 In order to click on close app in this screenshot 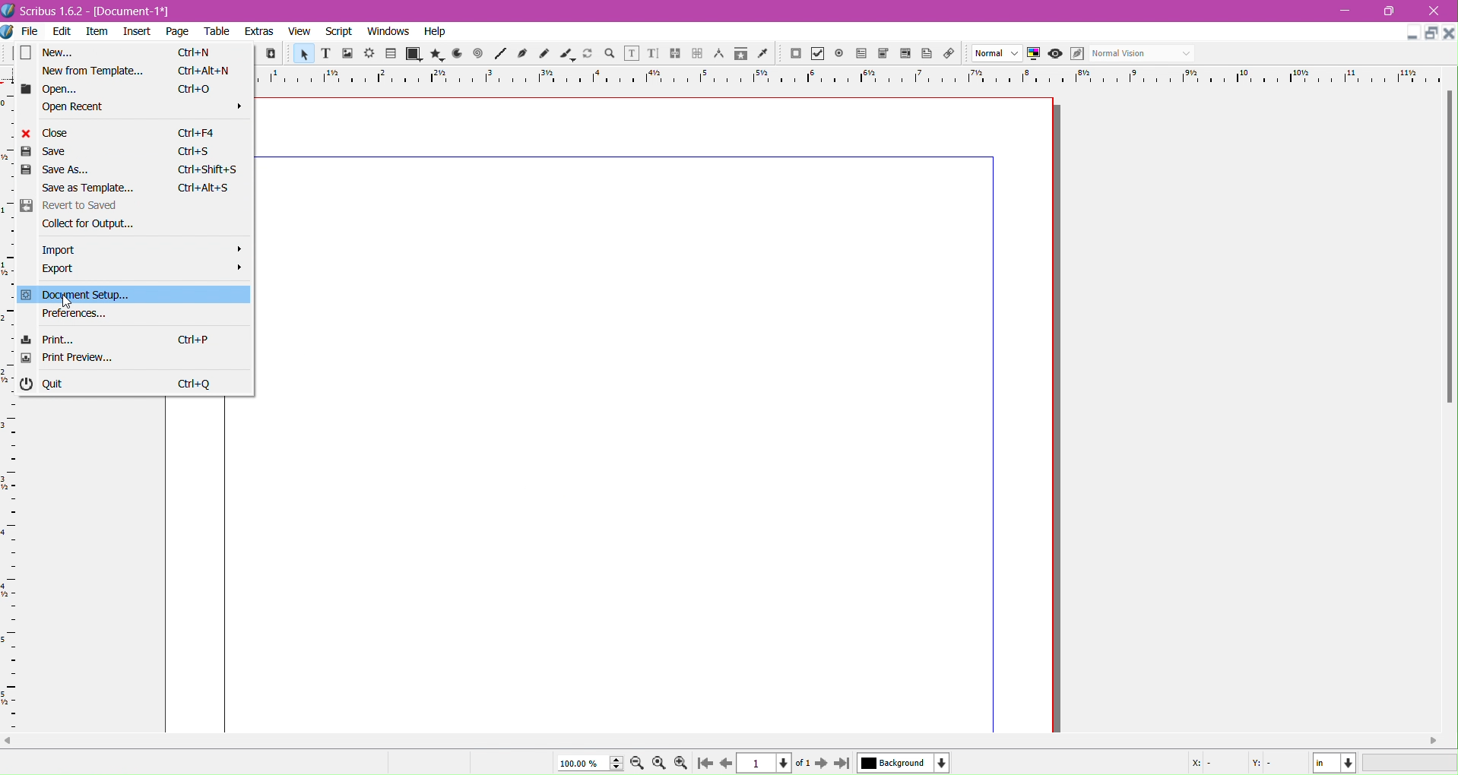, I will do `click(1438, 10)`.